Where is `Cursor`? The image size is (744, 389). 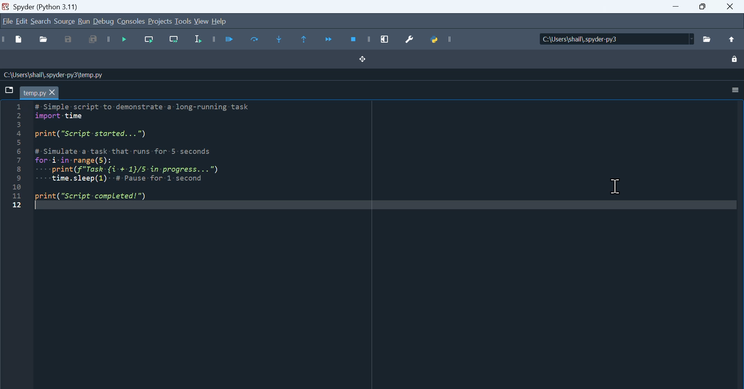
Cursor is located at coordinates (617, 185).